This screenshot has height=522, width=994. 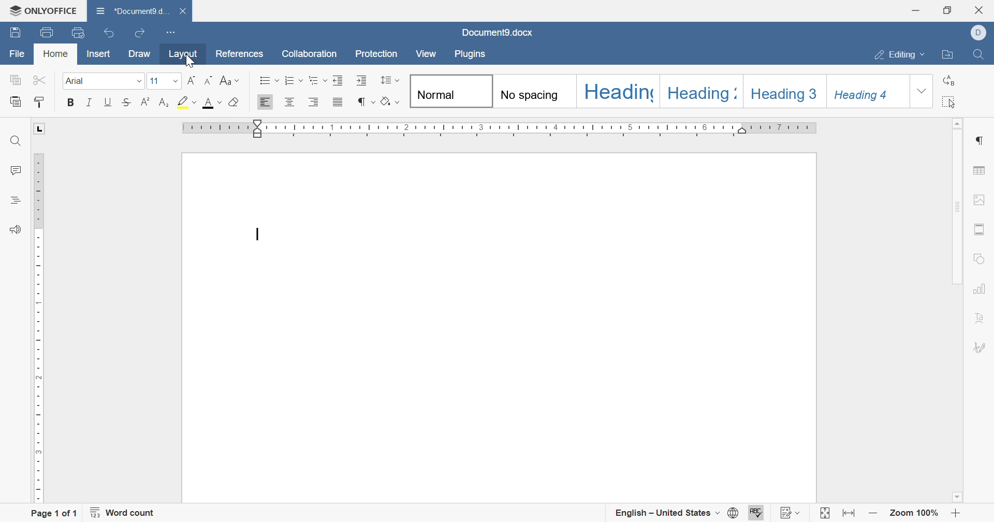 What do you see at coordinates (40, 102) in the screenshot?
I see `copy style` at bounding box center [40, 102].